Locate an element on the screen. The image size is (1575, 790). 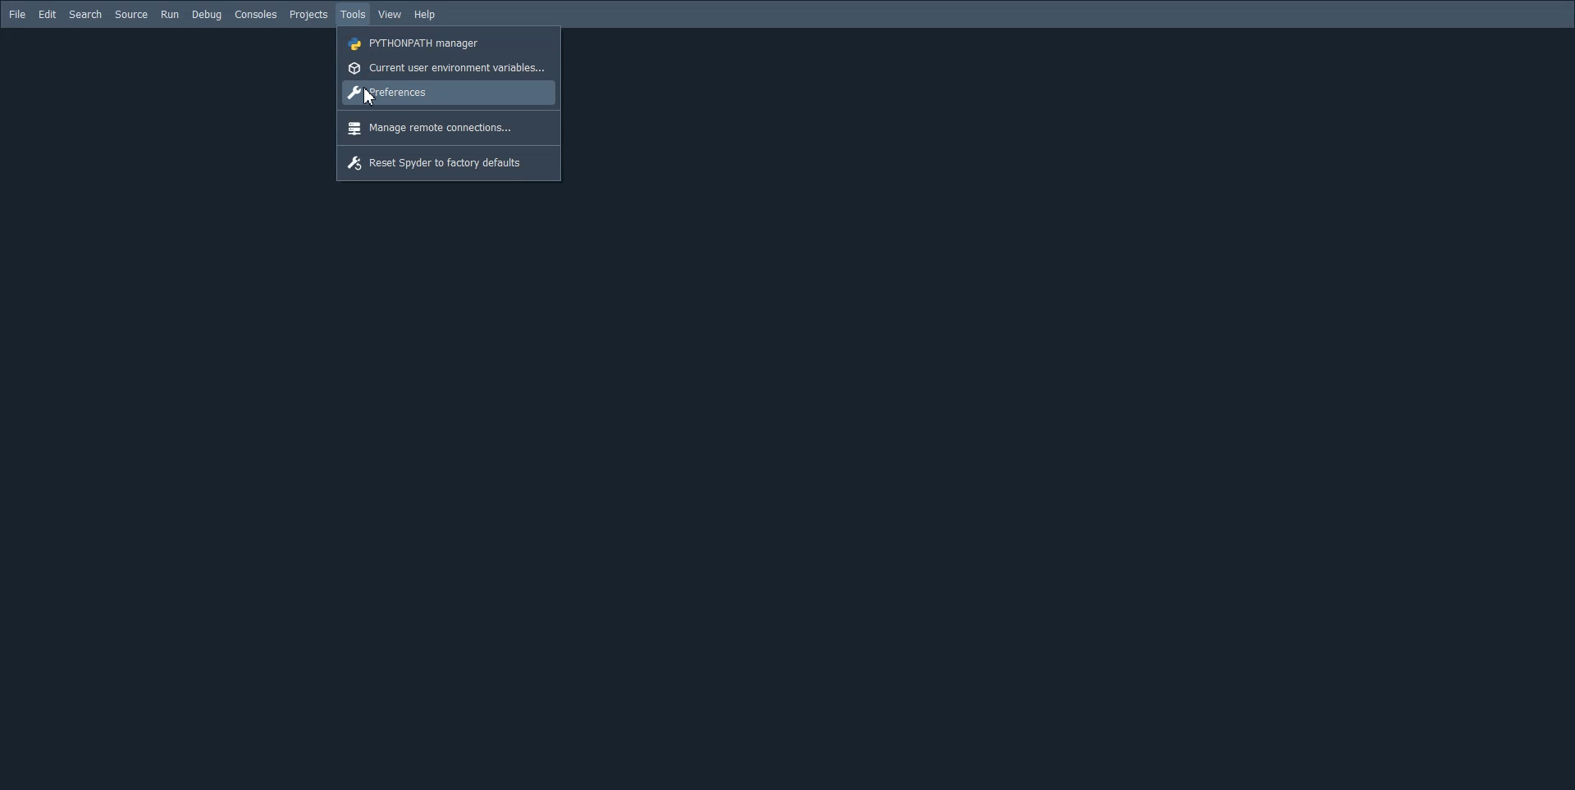
Reset spyder to factory defaults is located at coordinates (449, 165).